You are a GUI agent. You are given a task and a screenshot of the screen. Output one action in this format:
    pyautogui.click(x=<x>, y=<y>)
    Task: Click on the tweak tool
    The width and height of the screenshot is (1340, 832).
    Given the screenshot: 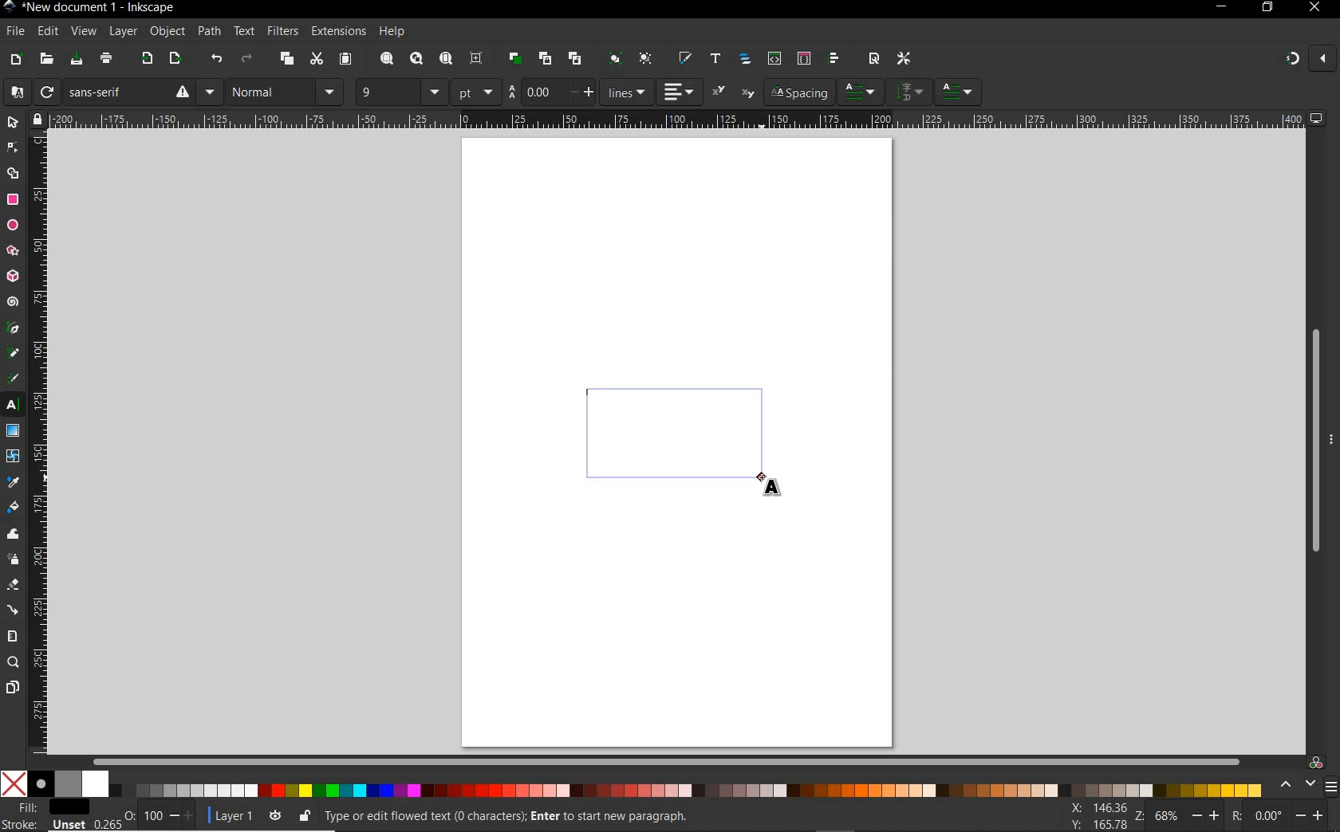 What is the action you would take?
    pyautogui.click(x=14, y=535)
    